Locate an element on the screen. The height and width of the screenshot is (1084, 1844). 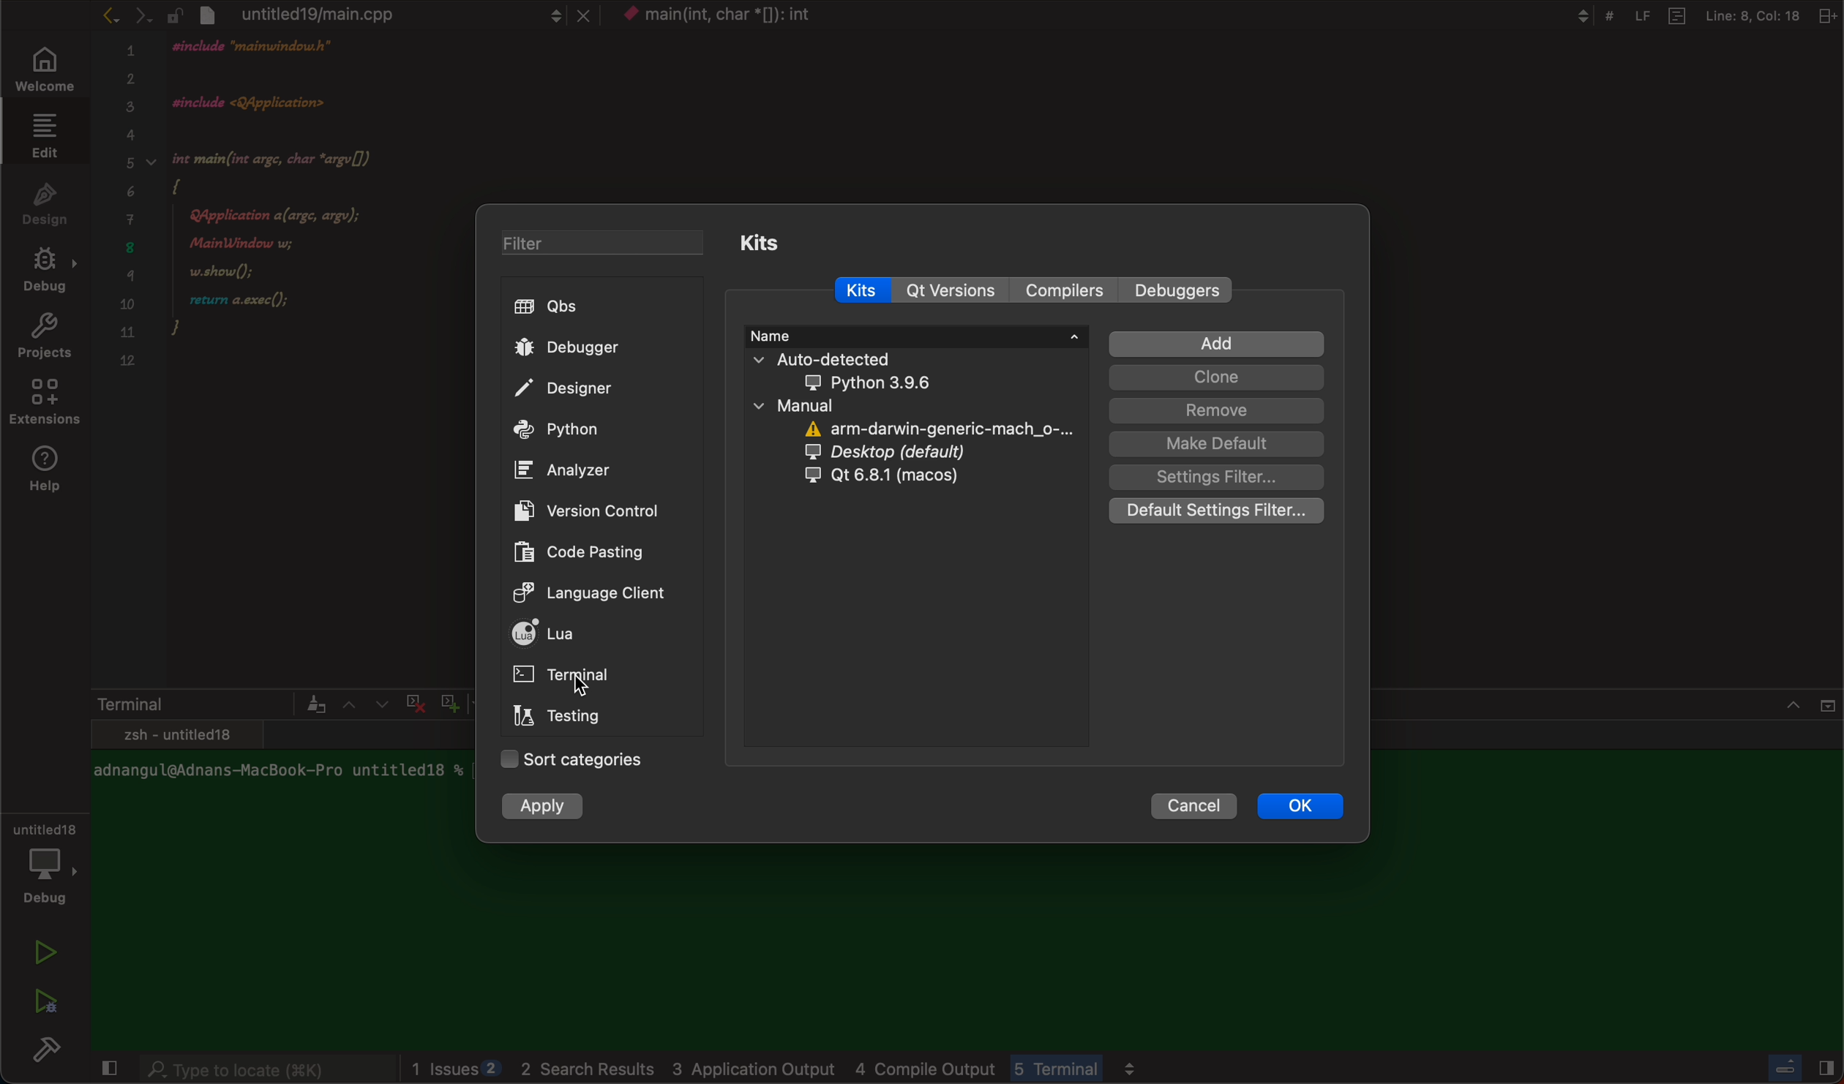
cancel is located at coordinates (1198, 807).